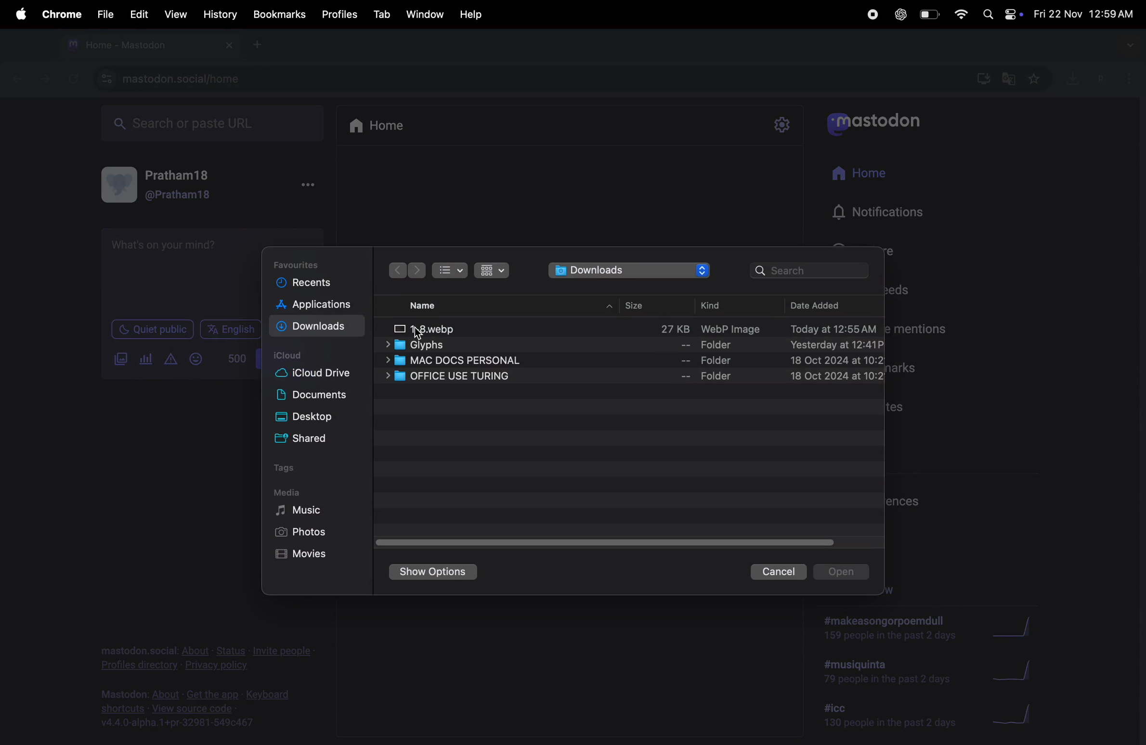 The width and height of the screenshot is (1146, 745). Describe the element at coordinates (138, 650) in the screenshot. I see `mastodon.social` at that location.